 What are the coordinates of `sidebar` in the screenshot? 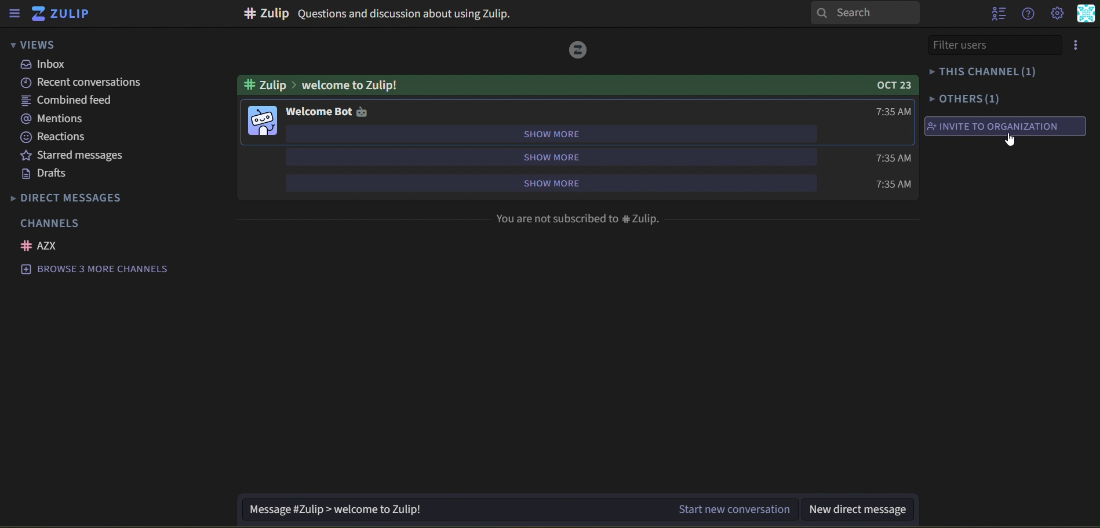 It's located at (16, 13).